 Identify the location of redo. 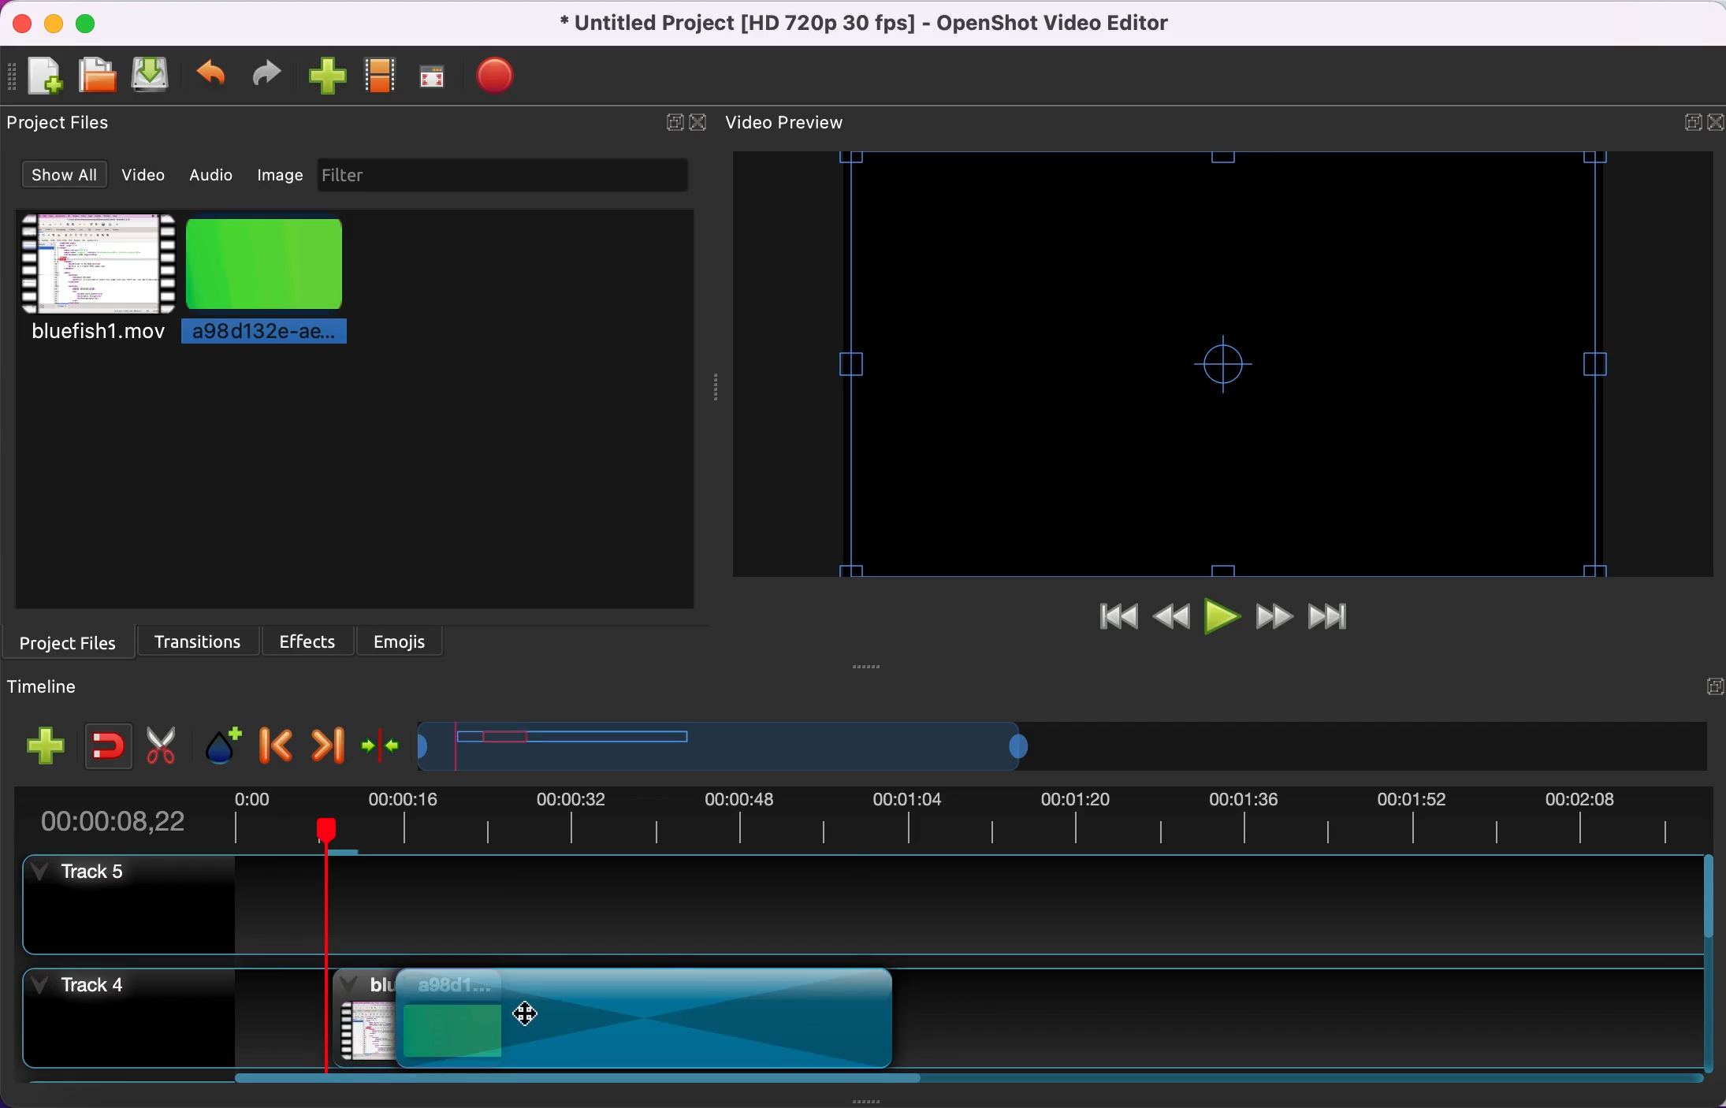
(264, 73).